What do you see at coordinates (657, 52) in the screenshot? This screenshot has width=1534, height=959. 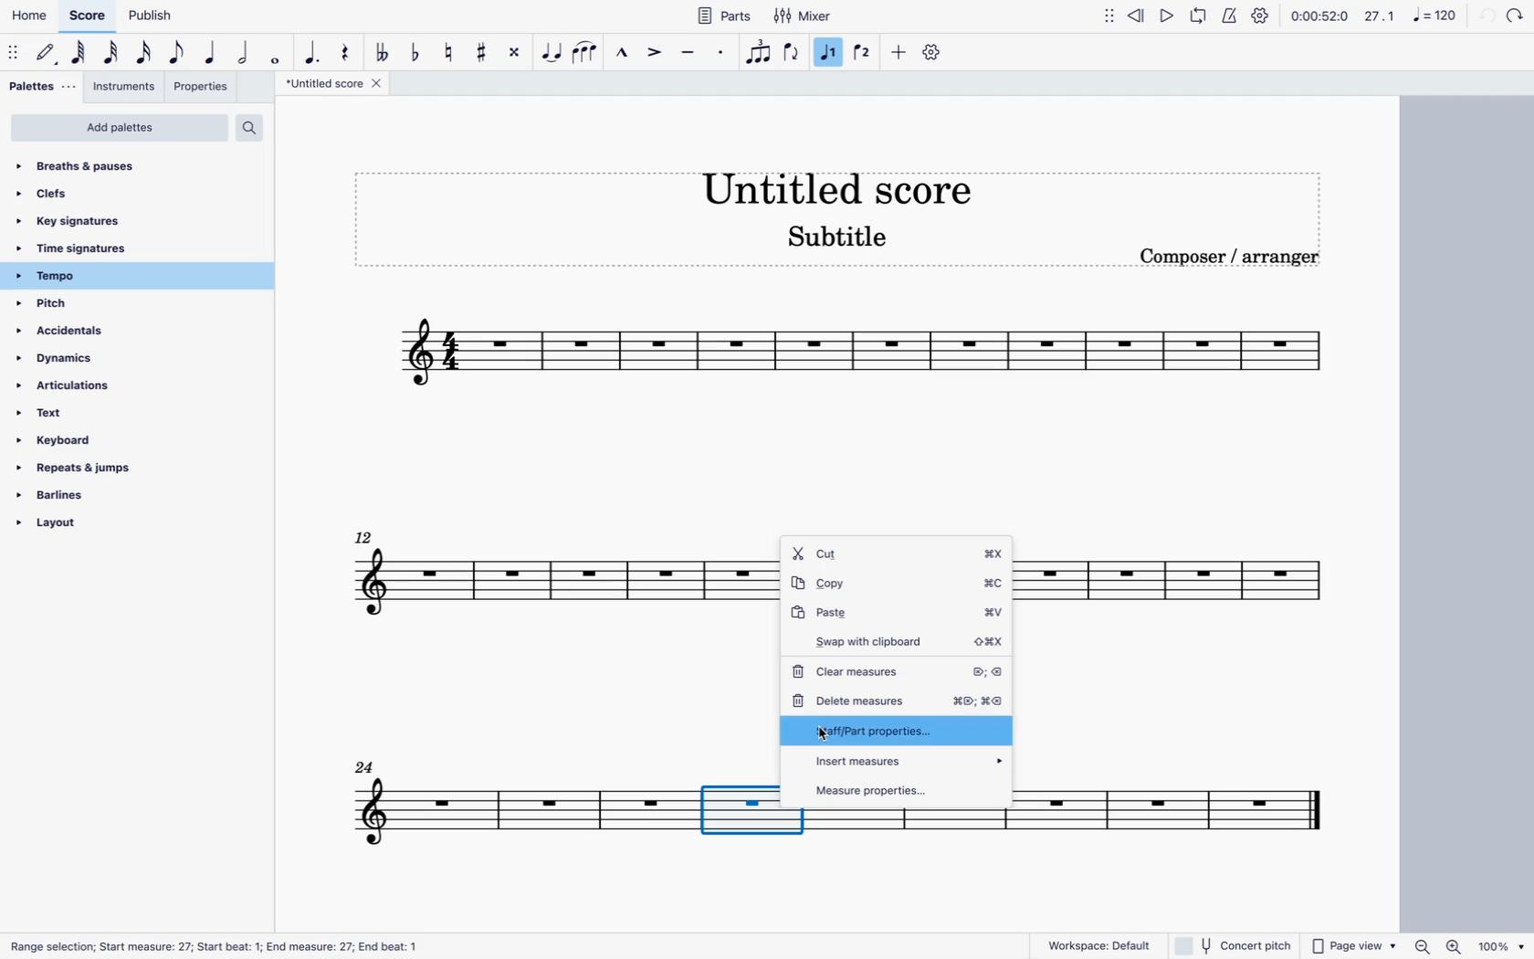 I see `accent` at bounding box center [657, 52].